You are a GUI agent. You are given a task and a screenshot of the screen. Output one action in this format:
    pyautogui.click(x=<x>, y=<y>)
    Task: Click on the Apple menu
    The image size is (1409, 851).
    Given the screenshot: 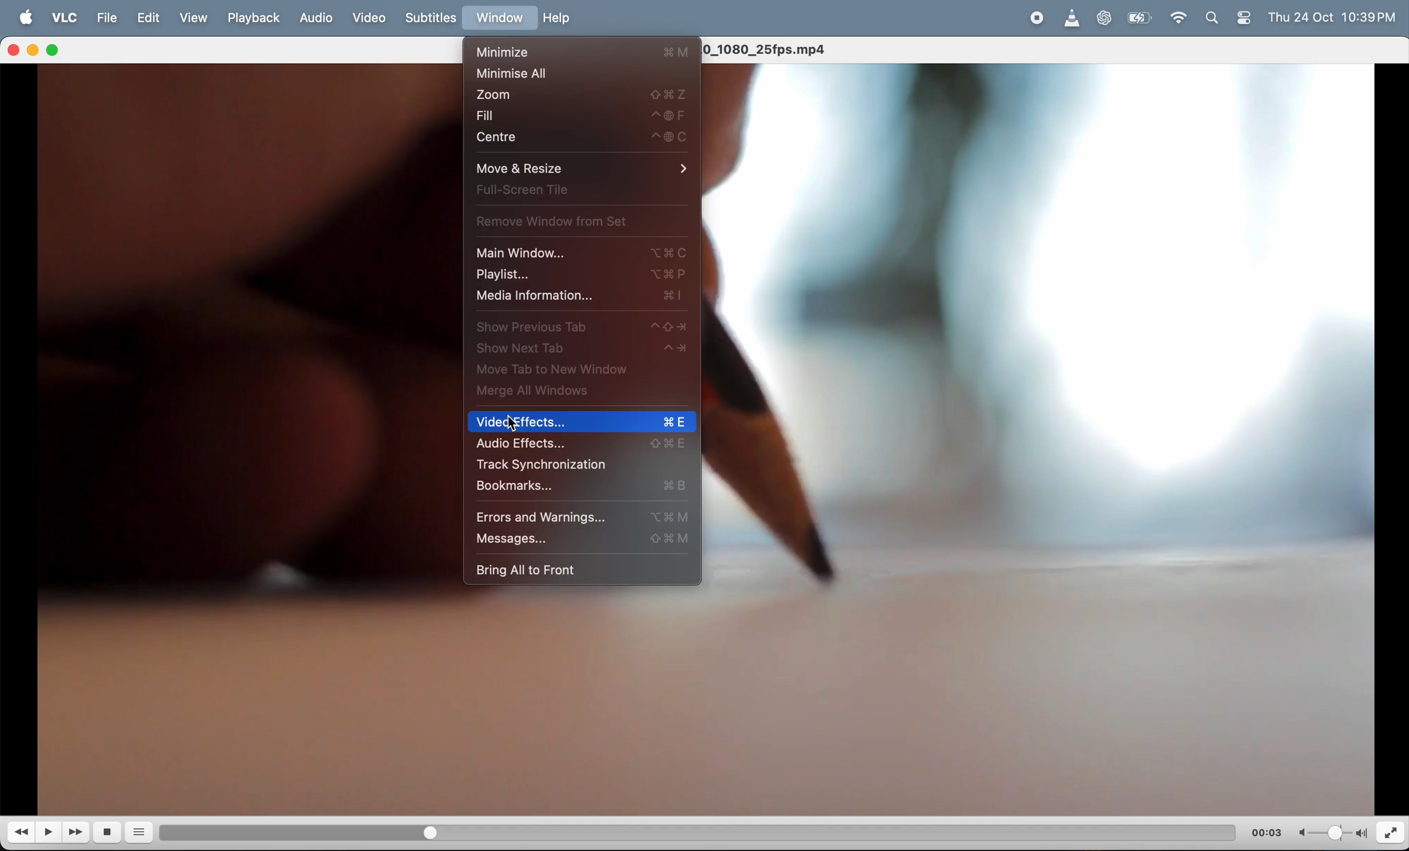 What is the action you would take?
    pyautogui.click(x=27, y=18)
    